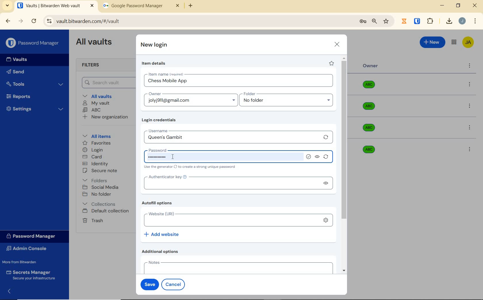 Image resolution: width=483 pixels, height=300 pixels. Describe the element at coordinates (166, 74) in the screenshot. I see `Item name` at that location.